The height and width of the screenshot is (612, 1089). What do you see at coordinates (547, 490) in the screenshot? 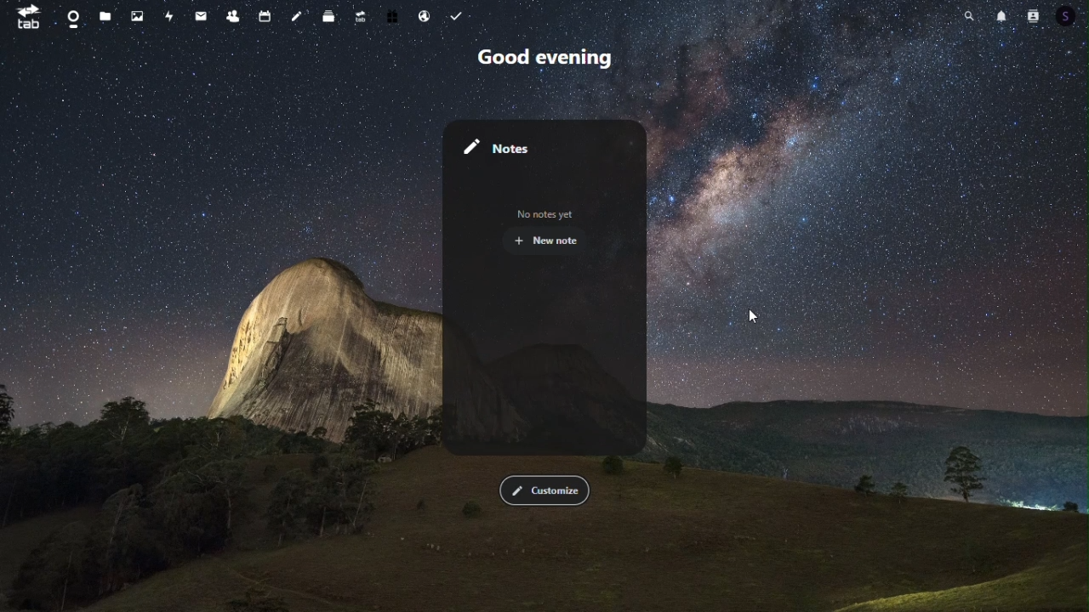
I see `customize` at bounding box center [547, 490].